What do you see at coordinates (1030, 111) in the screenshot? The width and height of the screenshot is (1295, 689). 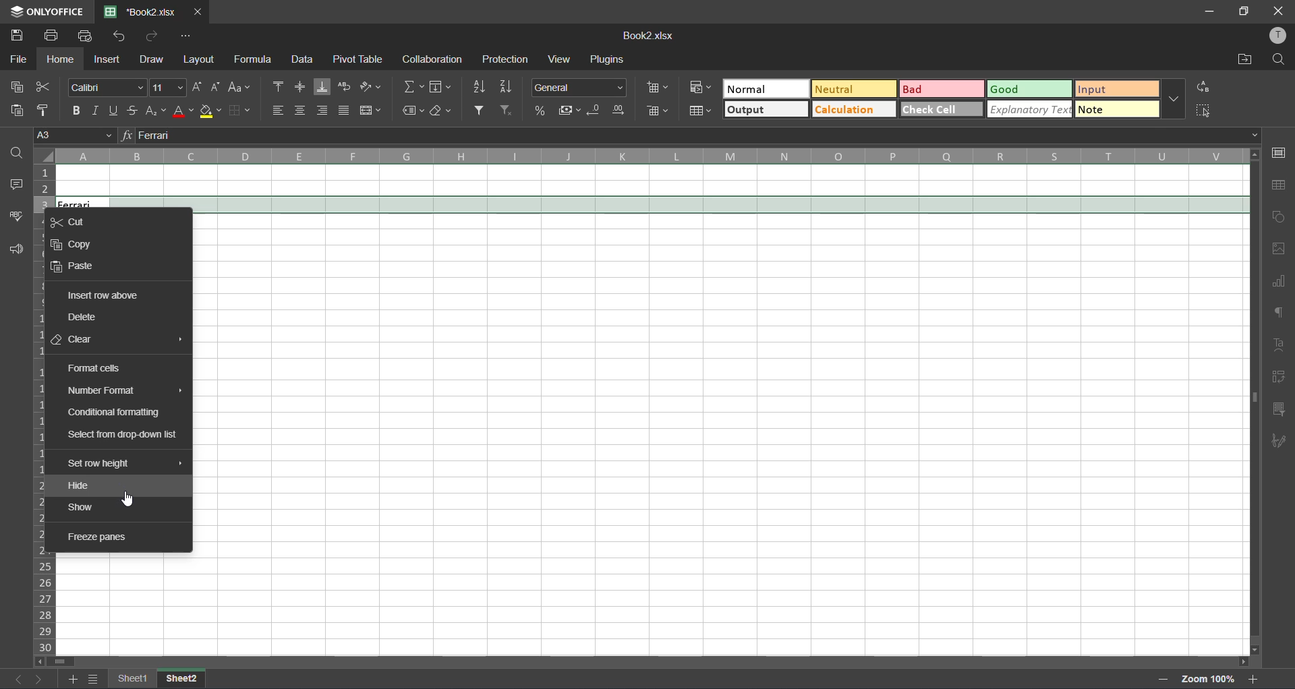 I see `explanatory text` at bounding box center [1030, 111].